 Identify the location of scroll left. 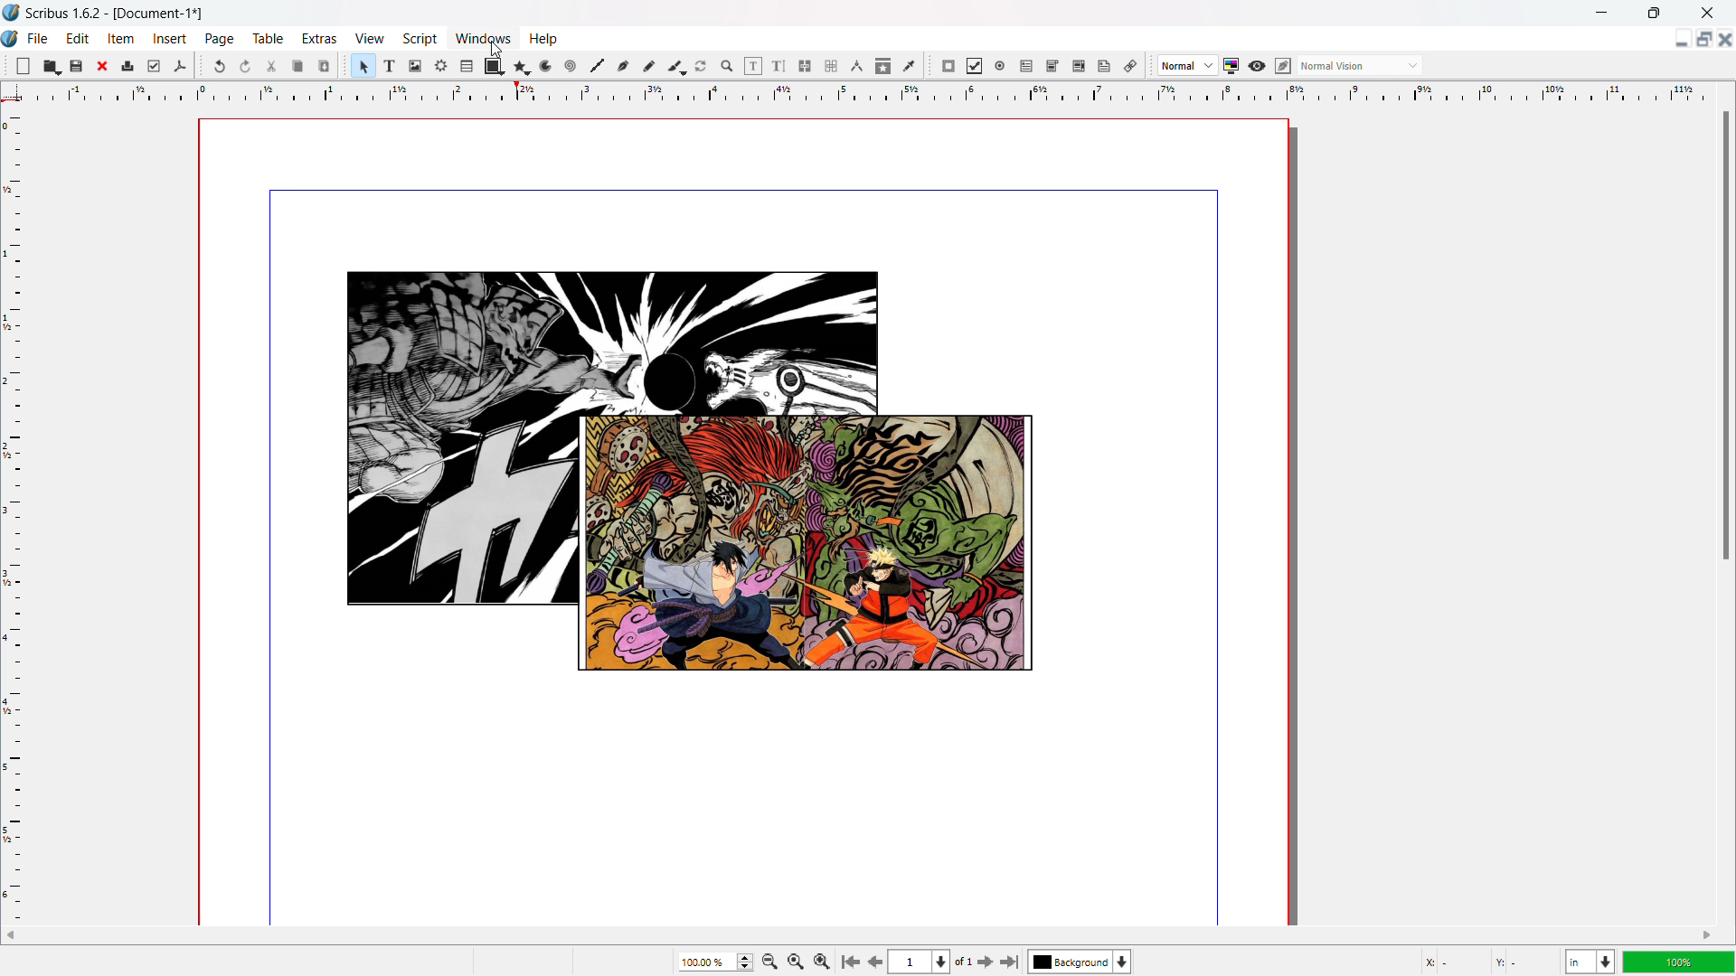
(12, 934).